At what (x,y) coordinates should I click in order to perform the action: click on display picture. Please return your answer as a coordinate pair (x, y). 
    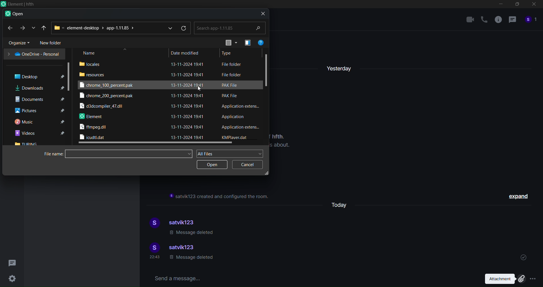
    Looking at the image, I should click on (153, 247).